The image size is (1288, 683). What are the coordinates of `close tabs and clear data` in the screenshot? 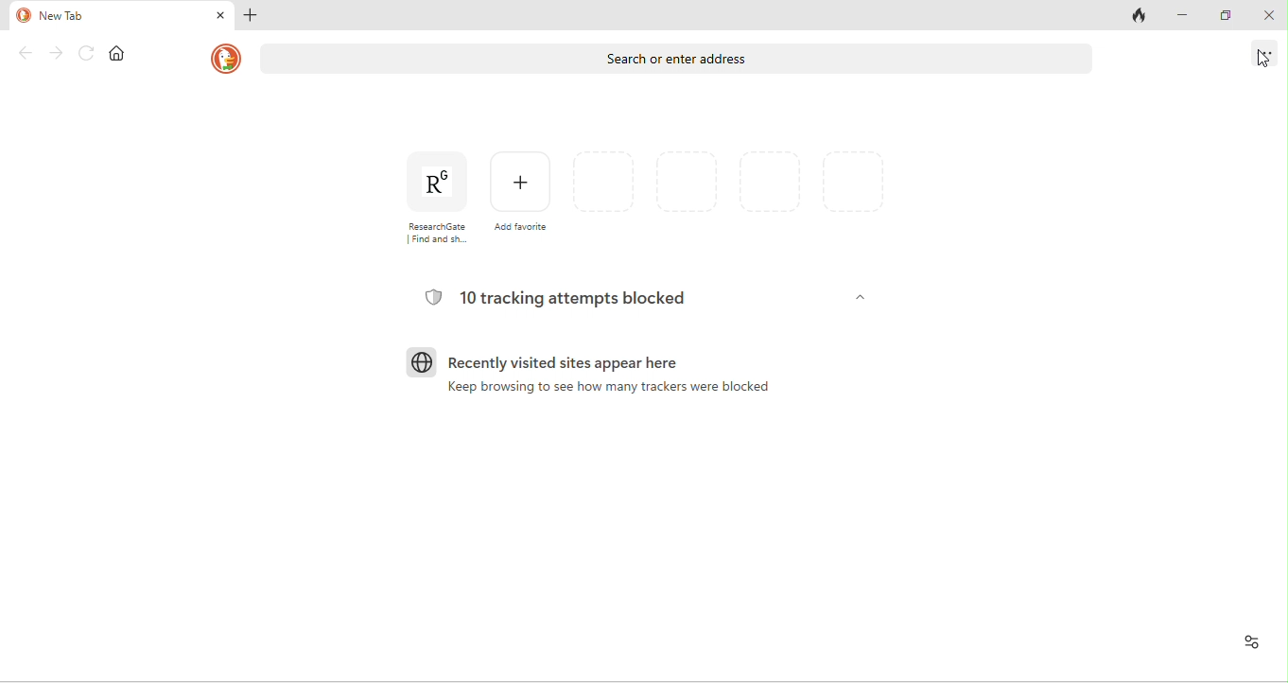 It's located at (1140, 16).